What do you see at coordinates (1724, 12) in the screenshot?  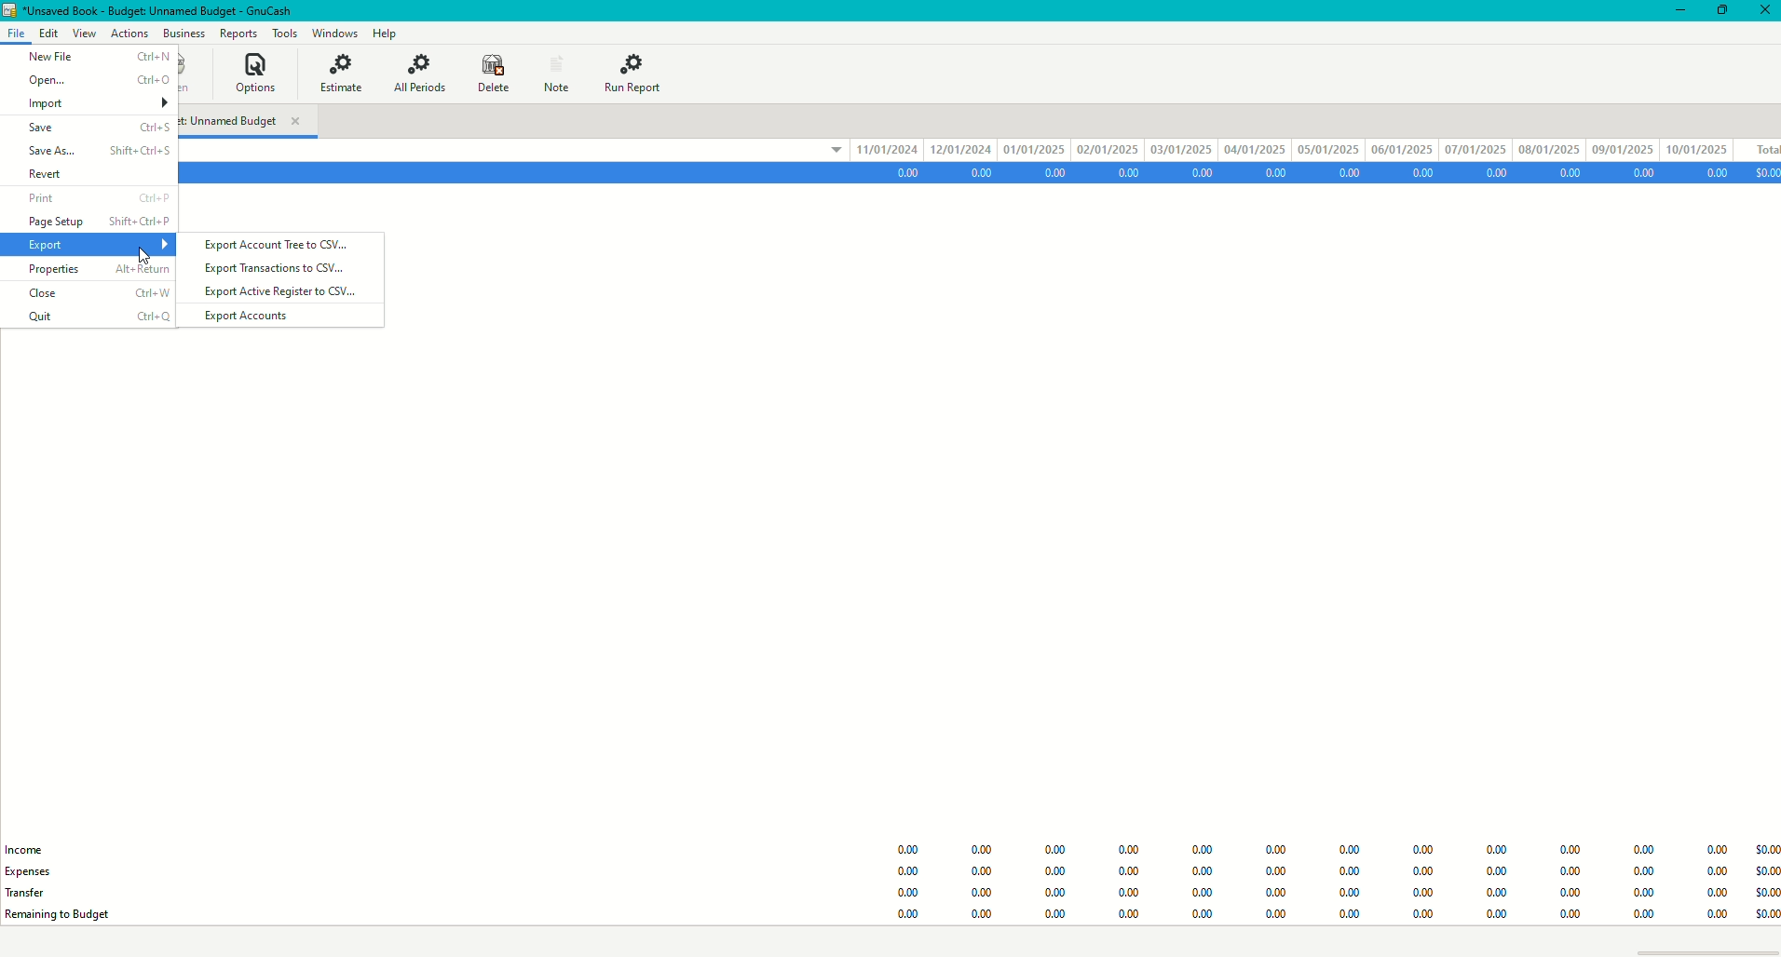 I see `Restore` at bounding box center [1724, 12].